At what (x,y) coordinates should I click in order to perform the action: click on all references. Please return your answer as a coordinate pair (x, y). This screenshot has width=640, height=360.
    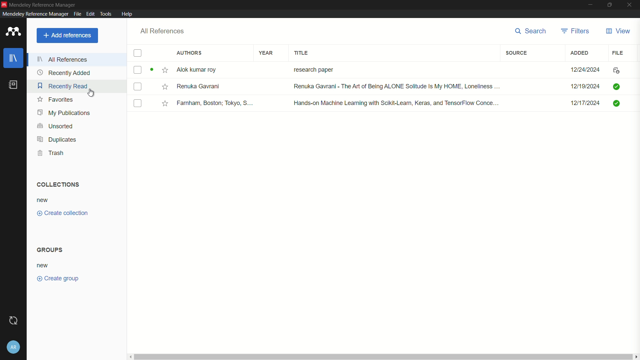
    Looking at the image, I should click on (62, 60).